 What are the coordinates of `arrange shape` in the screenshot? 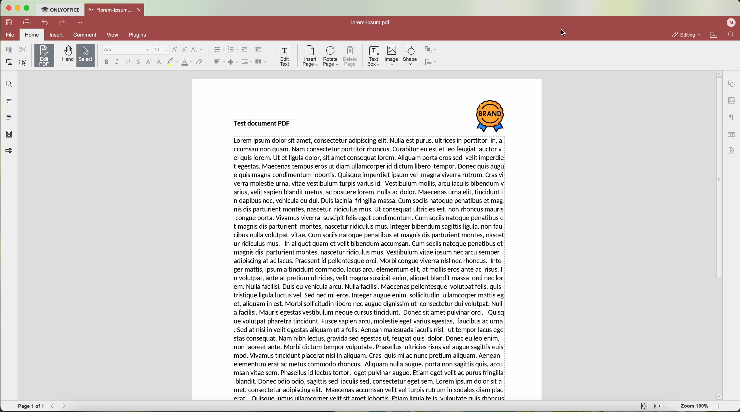 It's located at (431, 50).